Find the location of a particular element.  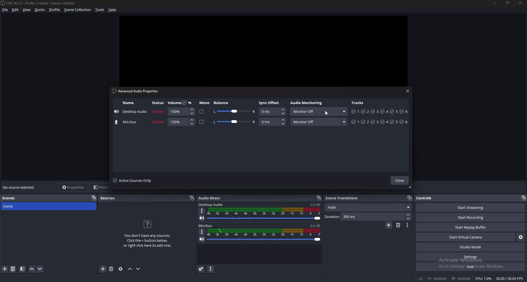

tracks is located at coordinates (380, 111).